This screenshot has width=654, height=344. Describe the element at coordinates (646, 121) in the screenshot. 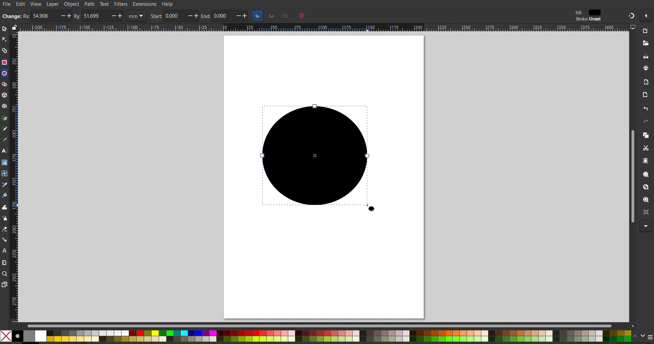

I see `Redo` at that location.